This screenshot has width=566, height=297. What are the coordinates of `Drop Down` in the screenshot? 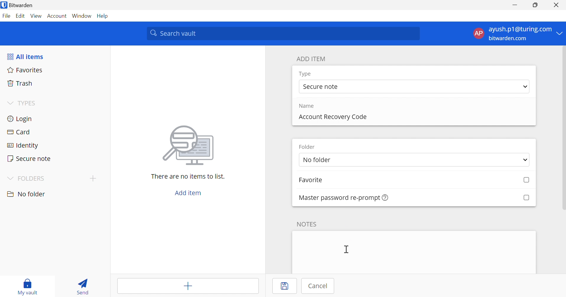 It's located at (525, 87).